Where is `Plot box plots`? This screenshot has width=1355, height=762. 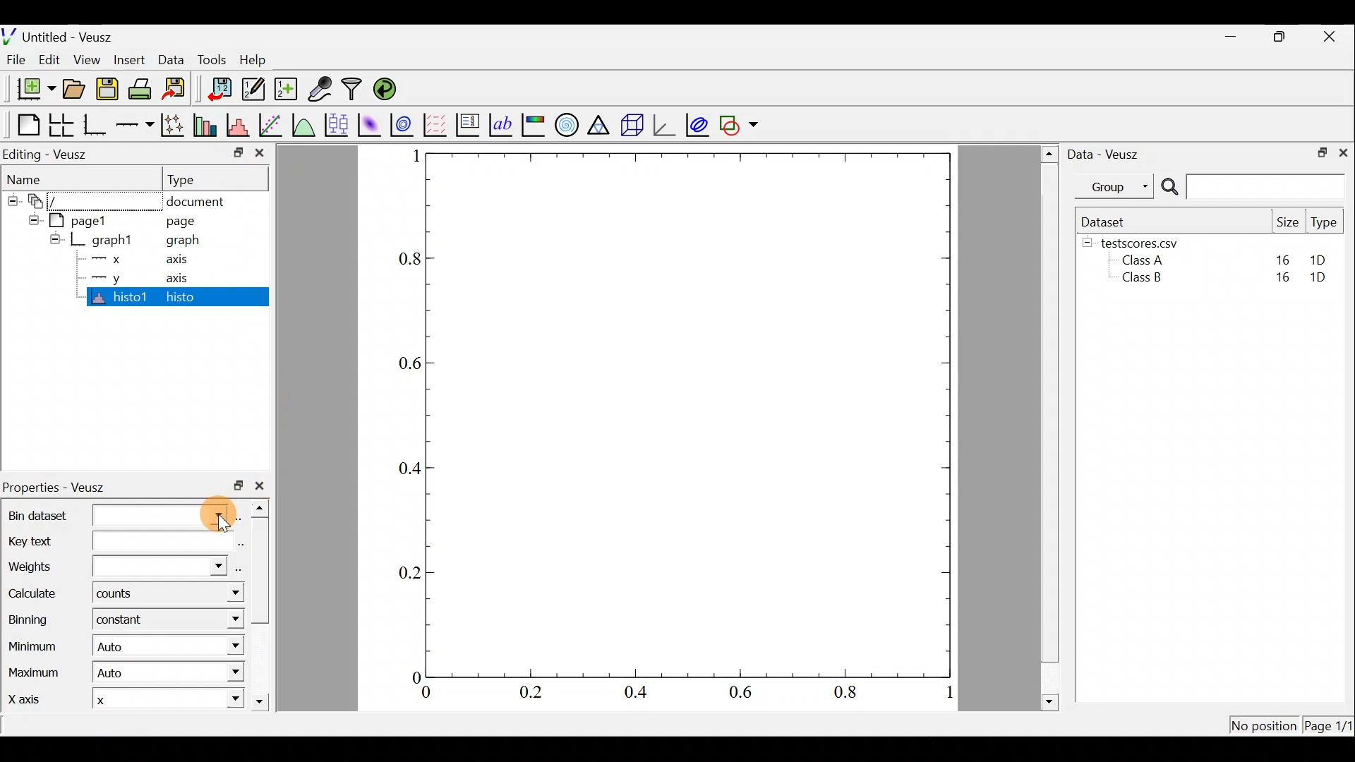 Plot box plots is located at coordinates (335, 123).